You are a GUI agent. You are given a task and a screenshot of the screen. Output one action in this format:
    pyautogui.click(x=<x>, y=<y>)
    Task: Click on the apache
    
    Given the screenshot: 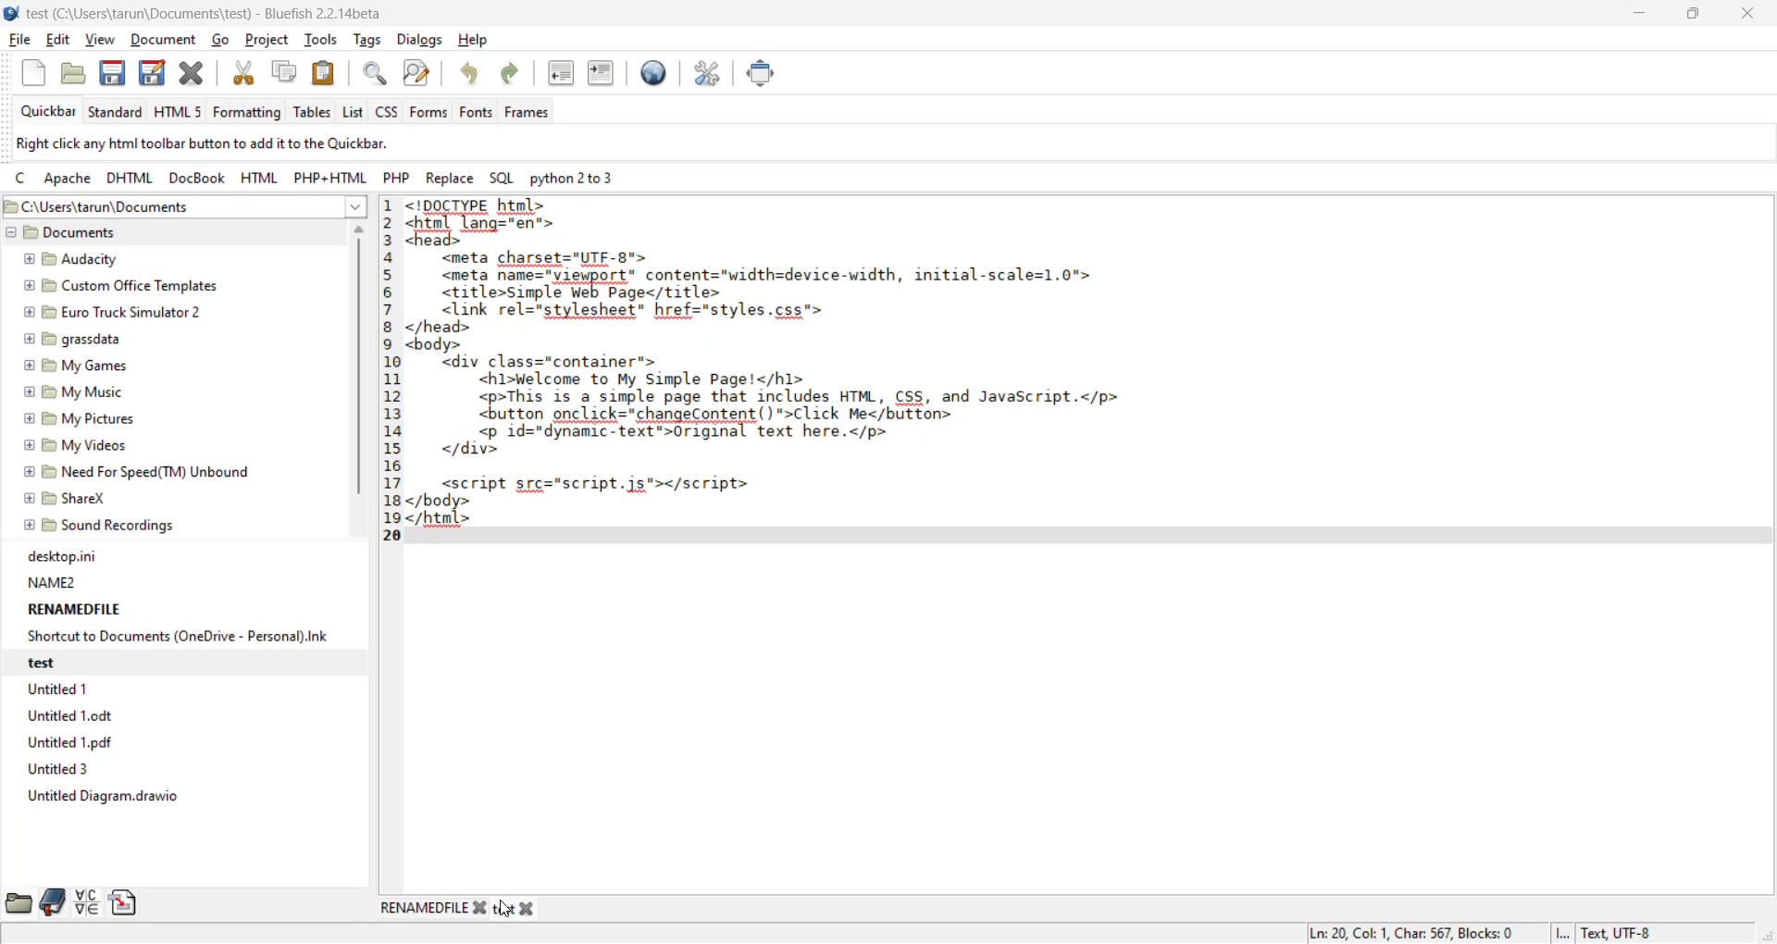 What is the action you would take?
    pyautogui.click(x=66, y=181)
    